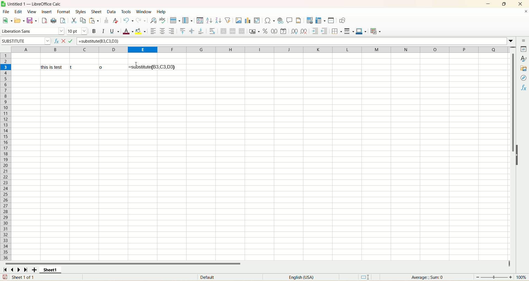 The height and width of the screenshot is (281, 529). Describe the element at coordinates (320, 21) in the screenshot. I see `freeze row and column` at that location.